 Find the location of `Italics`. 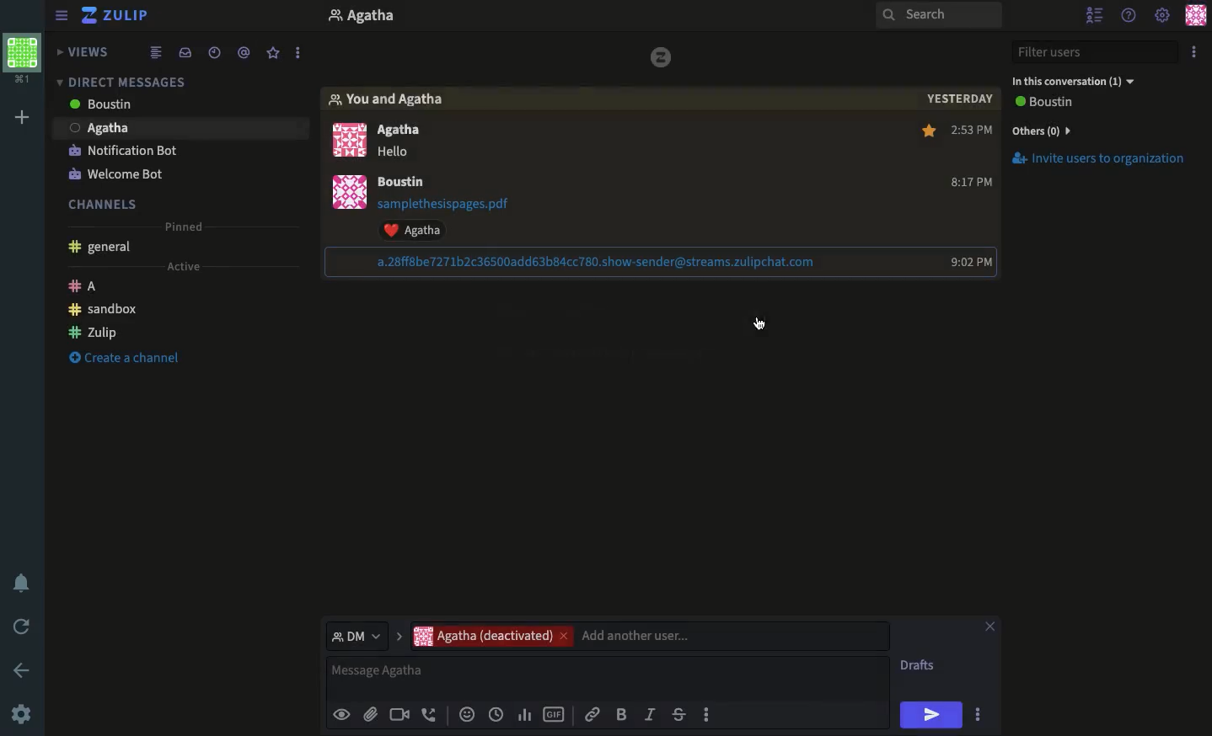

Italics is located at coordinates (650, 713).